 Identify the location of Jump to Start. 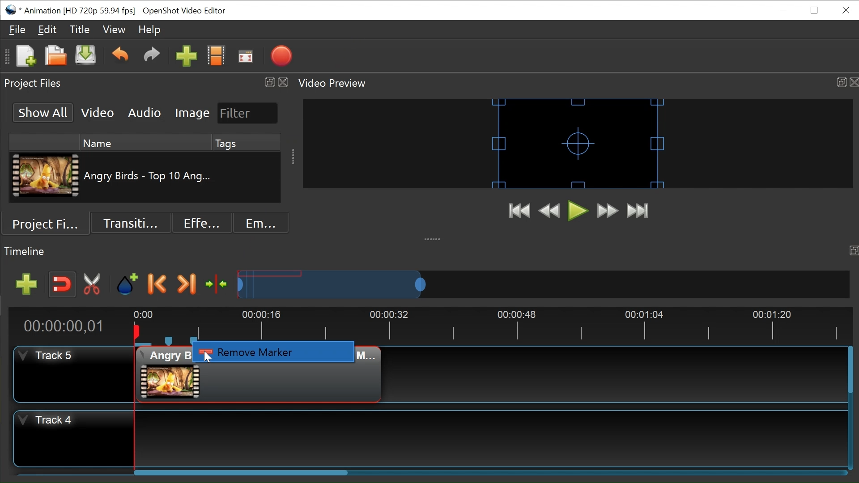
(520, 212).